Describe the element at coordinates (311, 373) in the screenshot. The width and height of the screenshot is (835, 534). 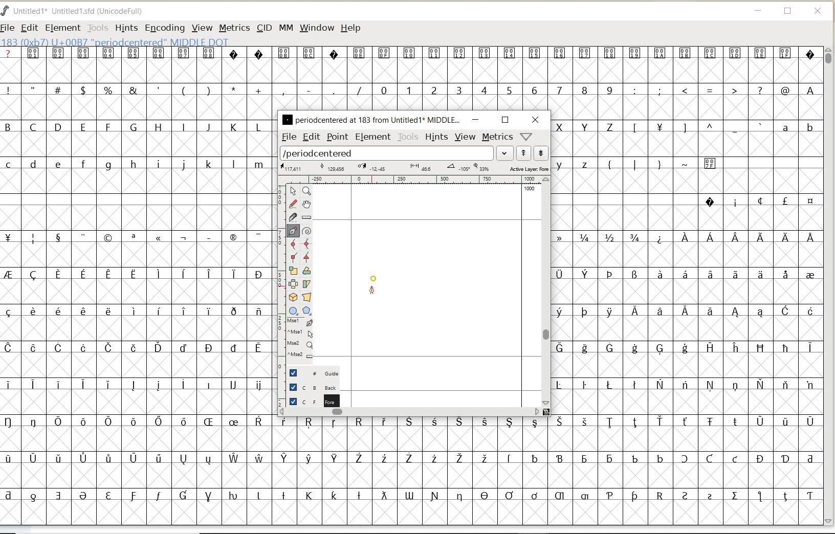
I see `guide` at that location.